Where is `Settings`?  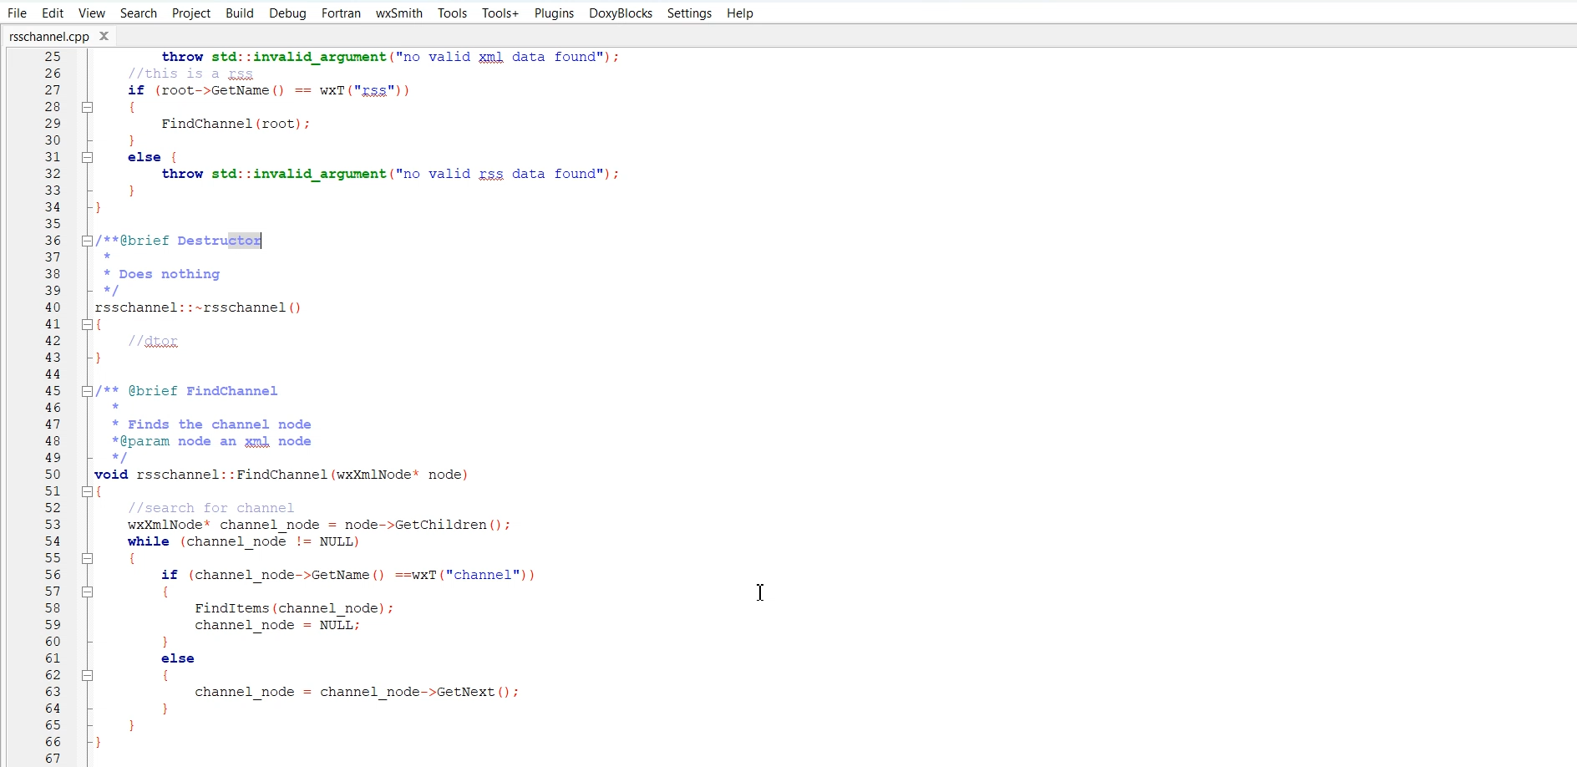 Settings is located at coordinates (691, 13).